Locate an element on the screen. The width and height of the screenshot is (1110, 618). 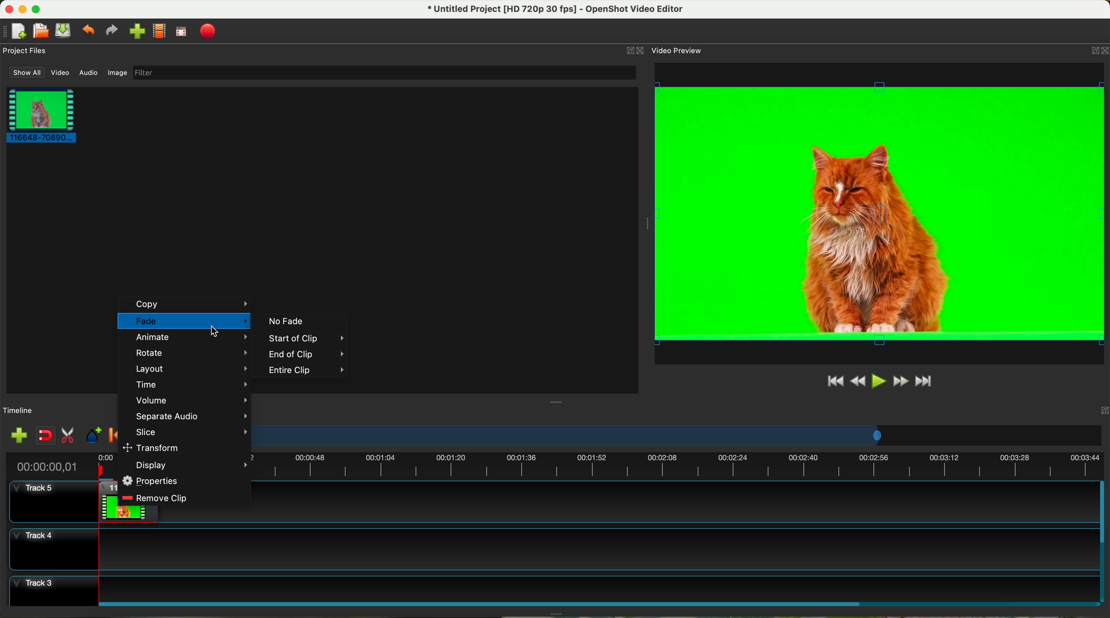
separate audio is located at coordinates (190, 416).